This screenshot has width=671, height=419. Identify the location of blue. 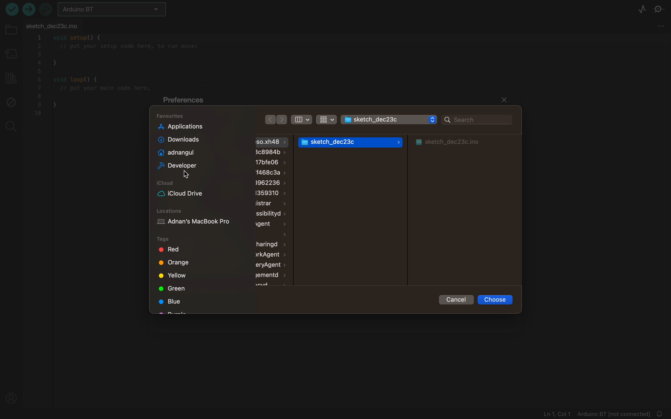
(169, 302).